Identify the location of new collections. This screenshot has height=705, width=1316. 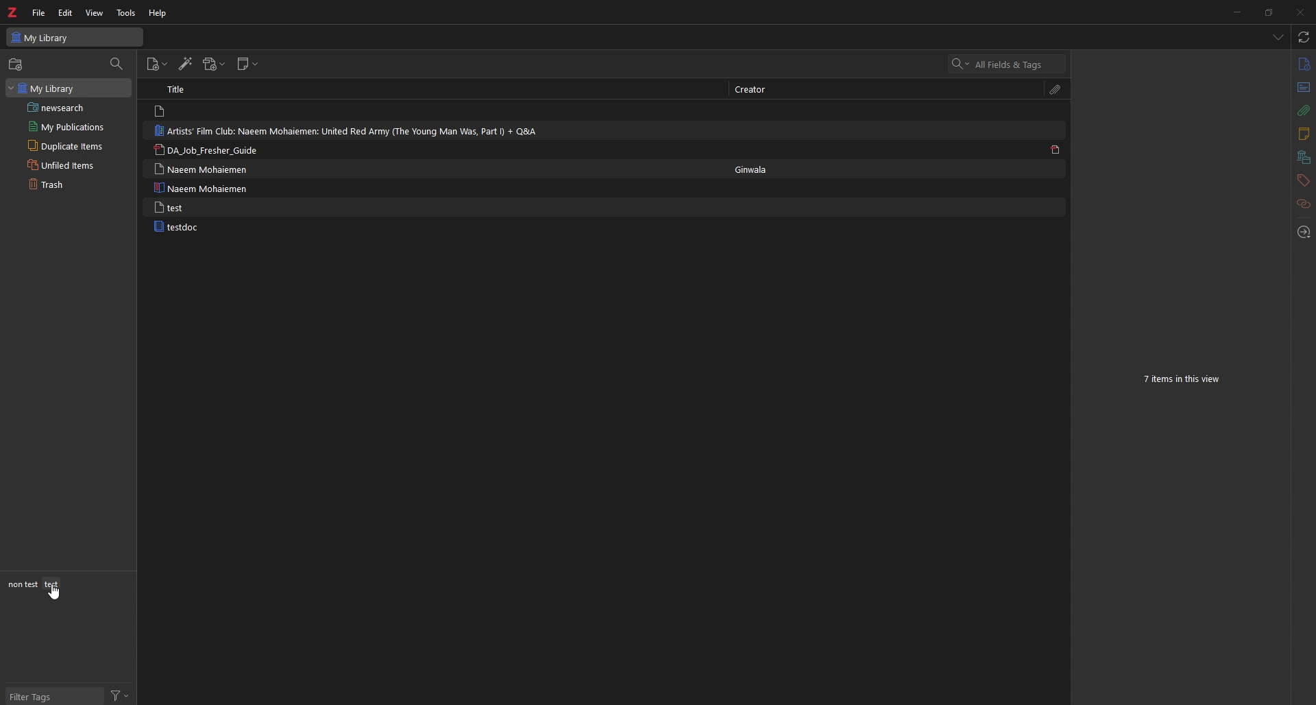
(16, 64).